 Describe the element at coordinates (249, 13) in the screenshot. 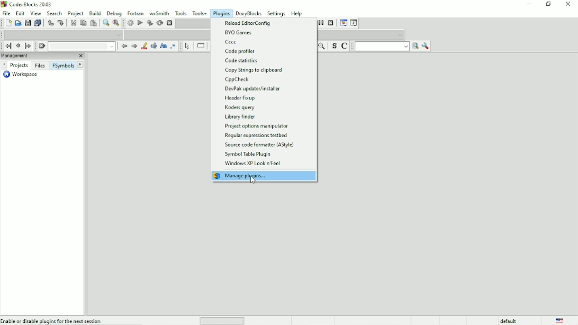

I see `DoxyBlocks` at that location.